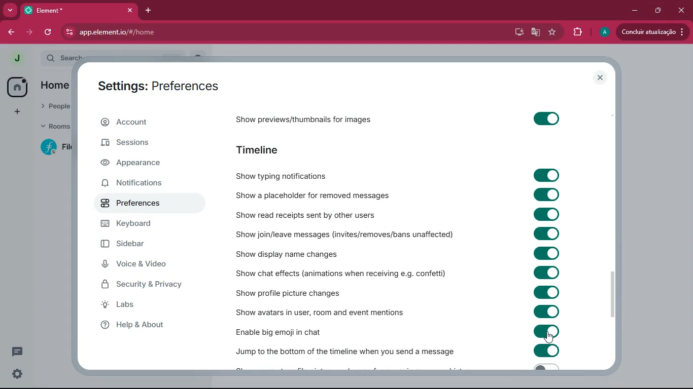 This screenshot has width=693, height=389. Describe the element at coordinates (604, 32) in the screenshot. I see `a` at that location.